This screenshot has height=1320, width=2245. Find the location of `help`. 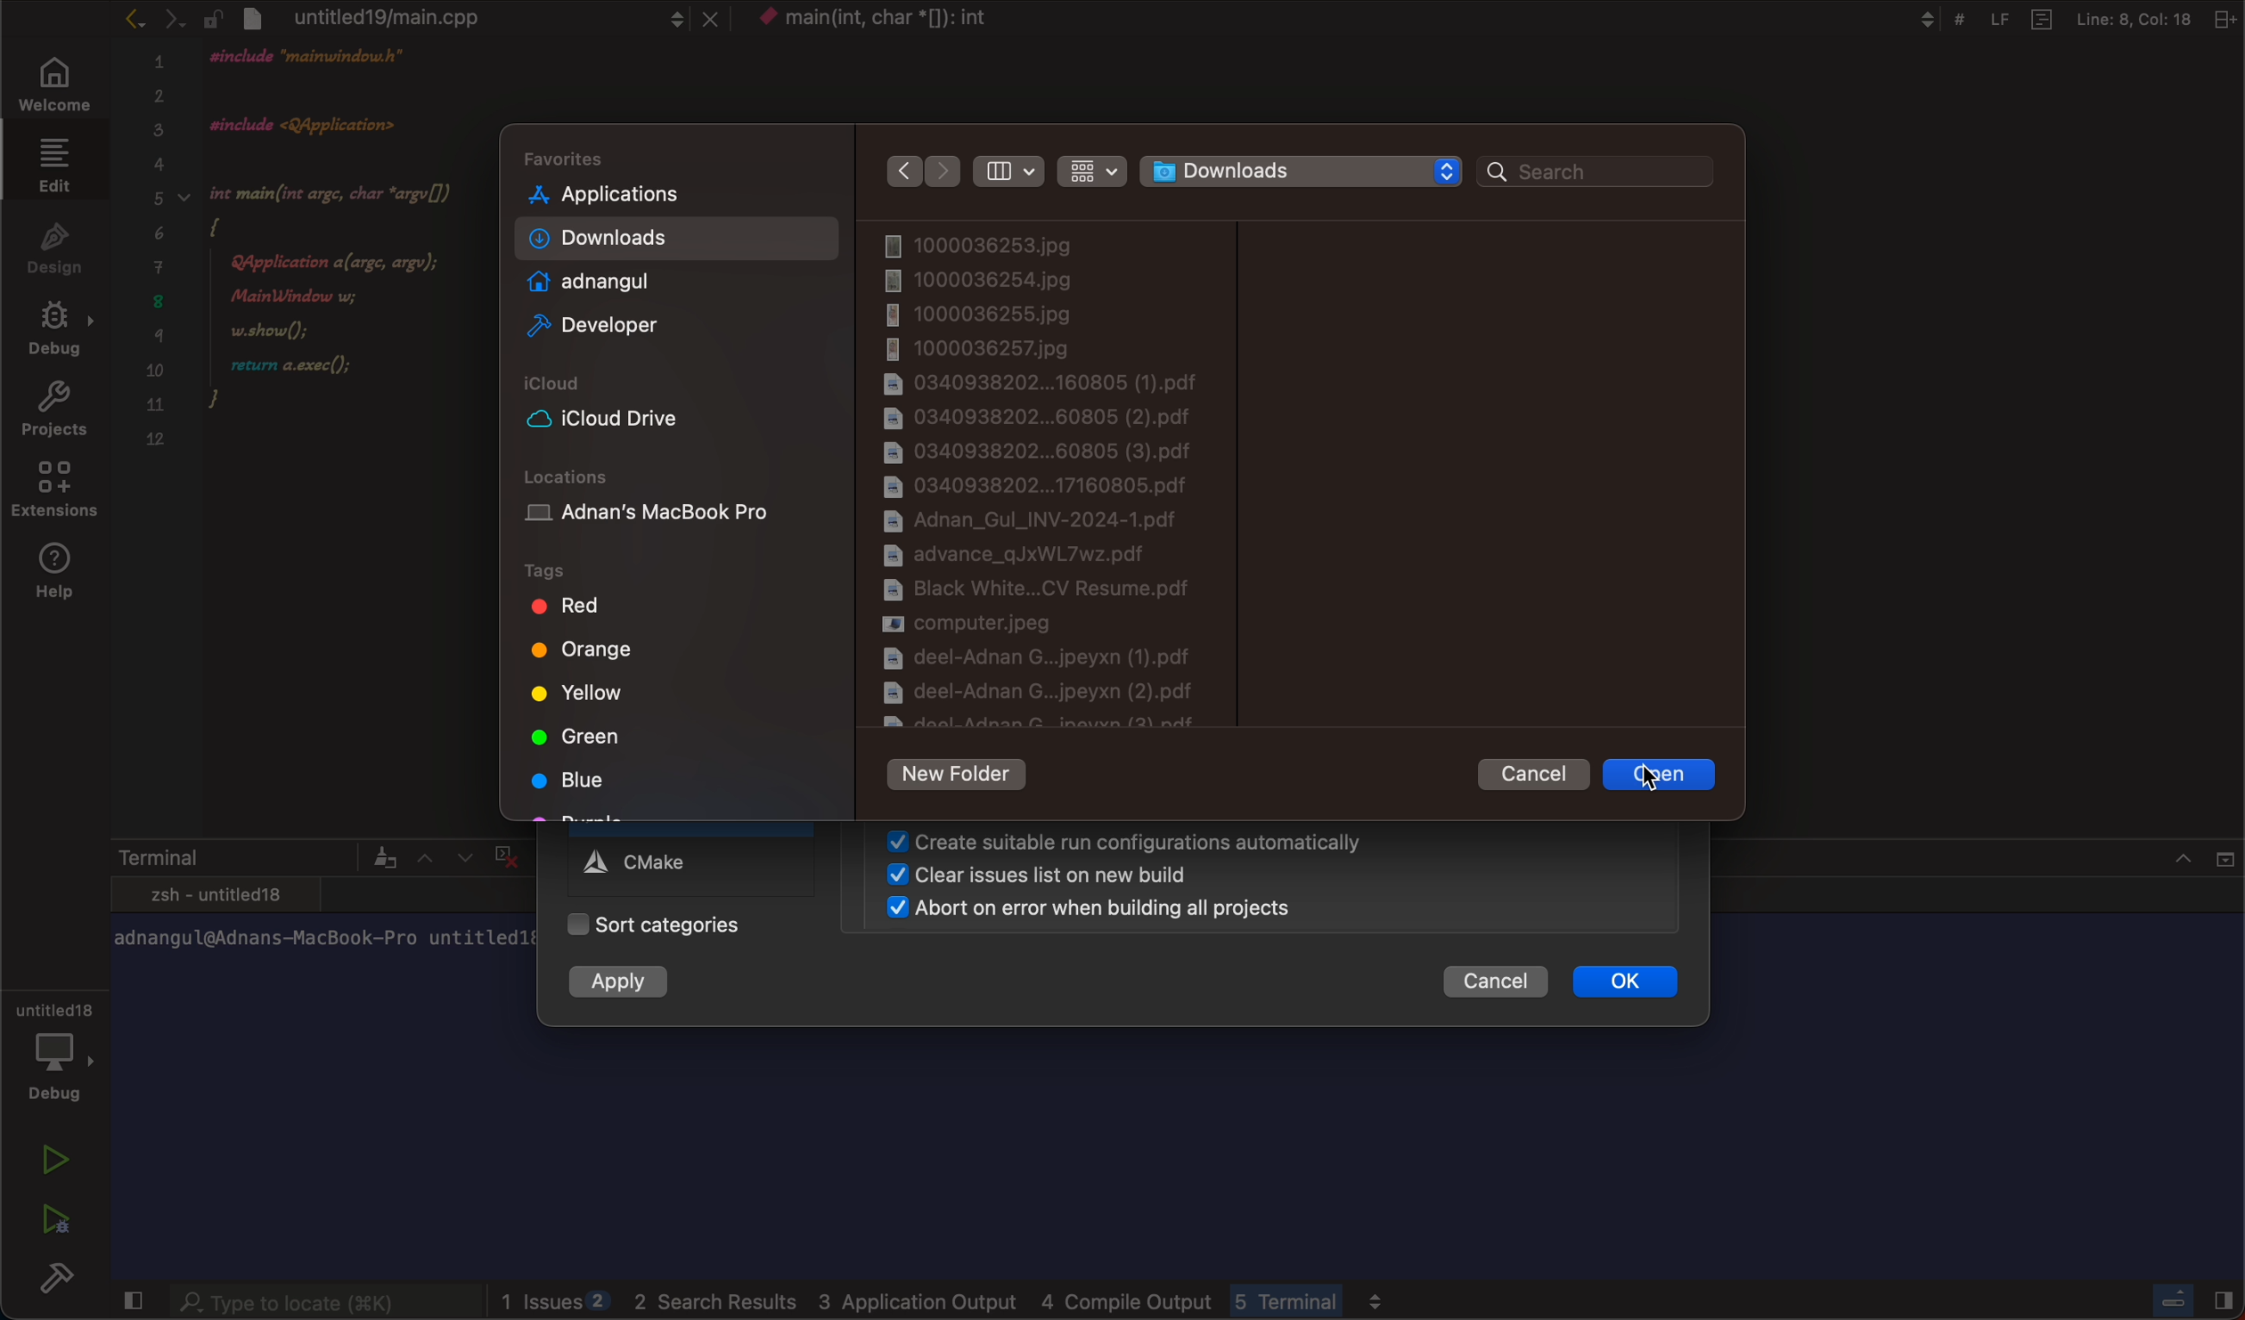

help is located at coordinates (63, 574).